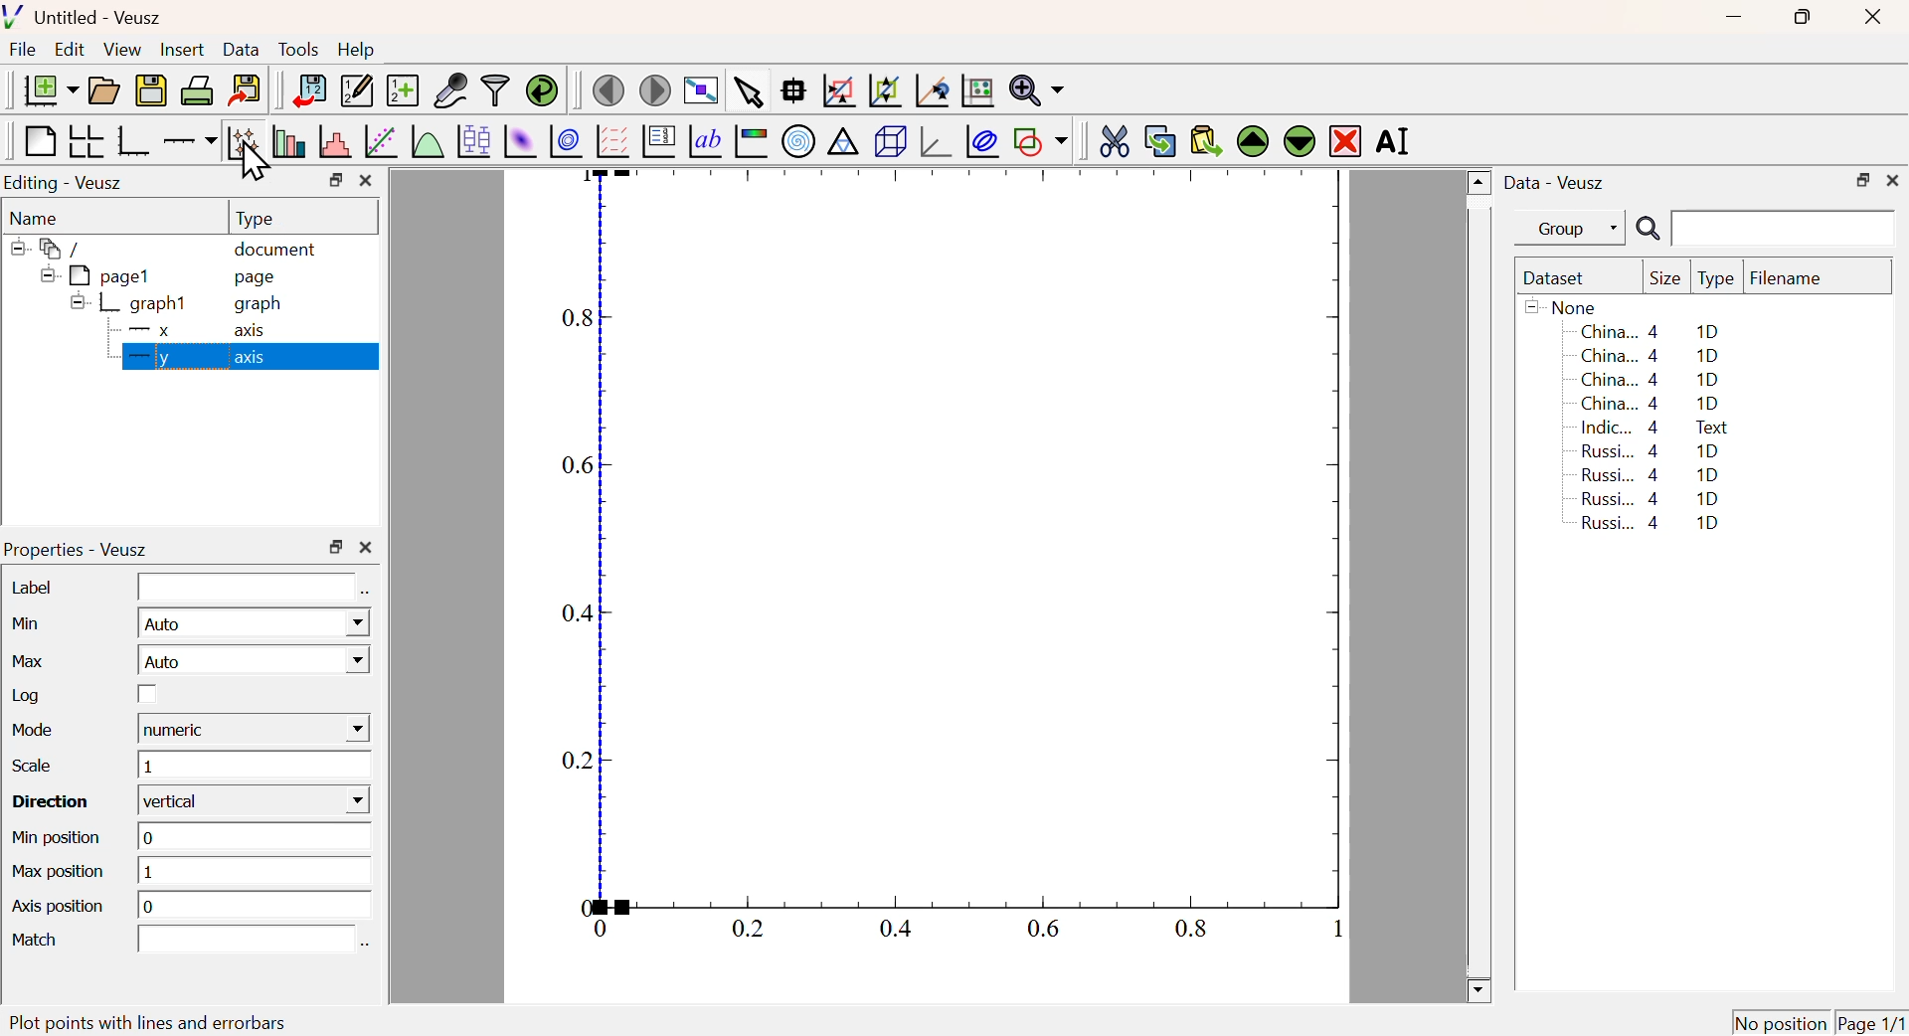 This screenshot has width=1909, height=1036. I want to click on New Document, so click(50, 90).